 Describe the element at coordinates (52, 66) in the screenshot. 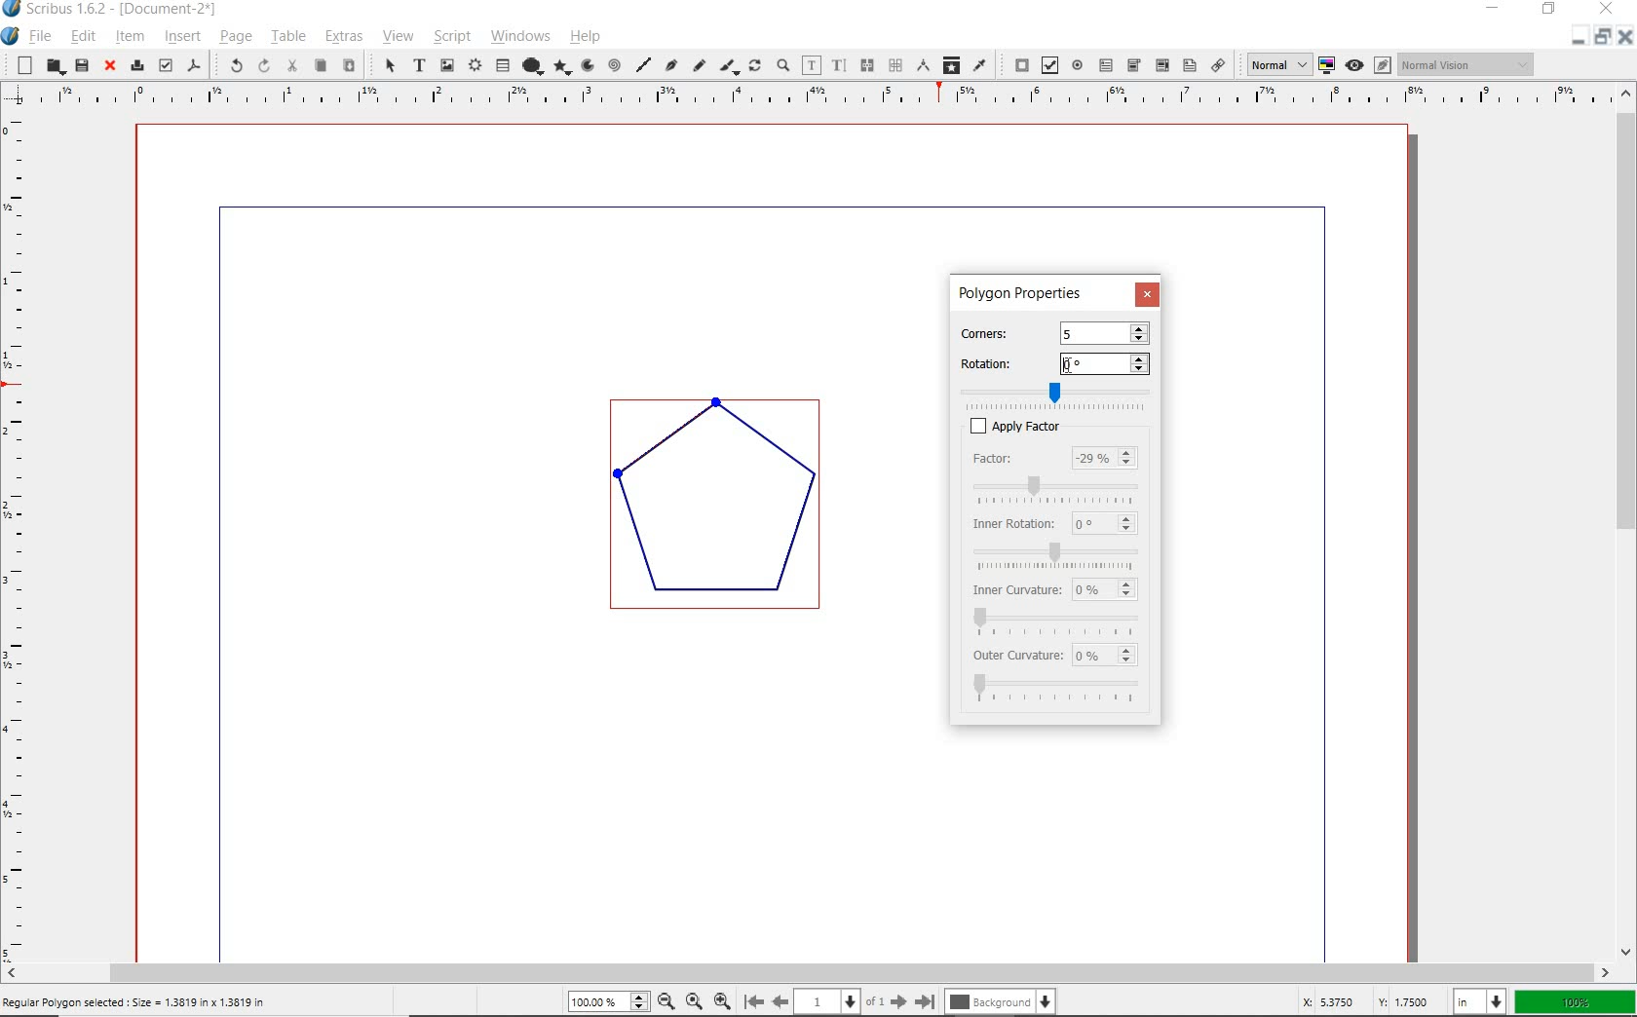

I see `open` at that location.